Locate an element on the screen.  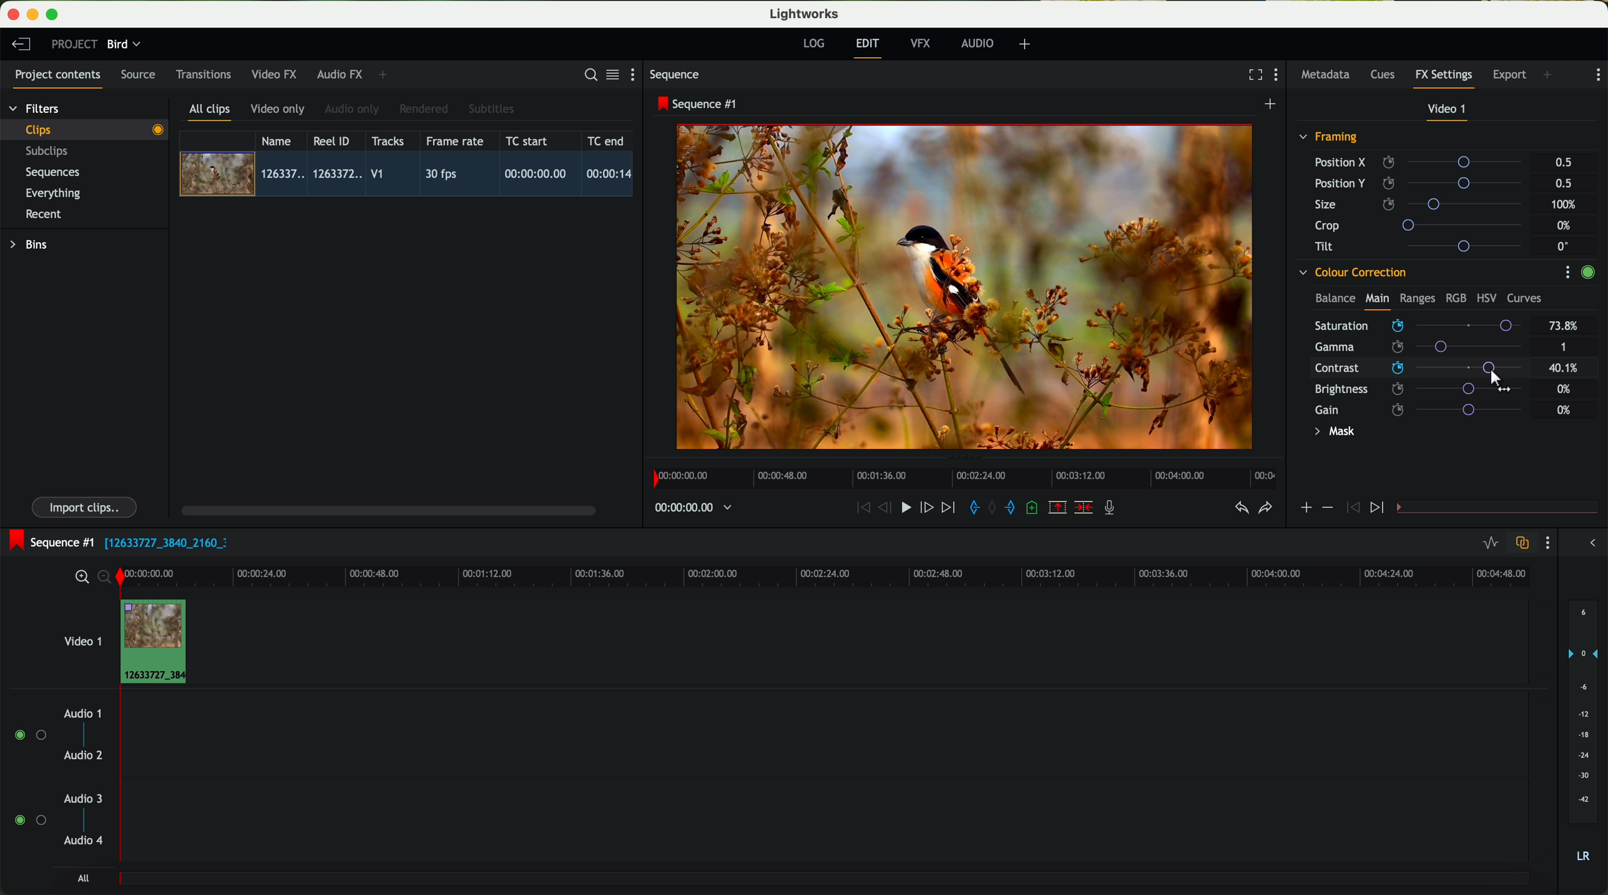
audio 2 is located at coordinates (84, 756).